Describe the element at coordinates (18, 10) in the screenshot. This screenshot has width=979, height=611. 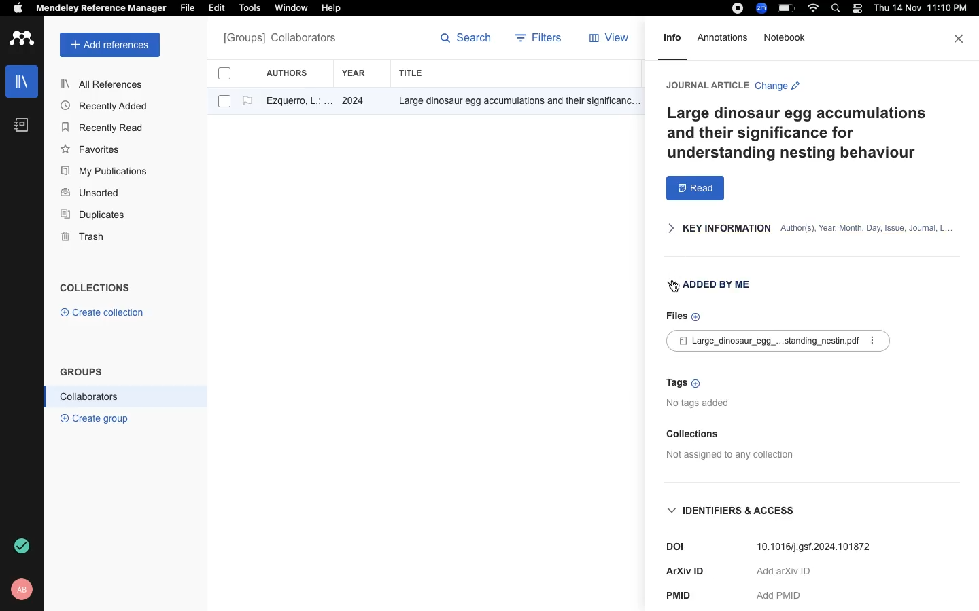
I see `apple logo` at that location.